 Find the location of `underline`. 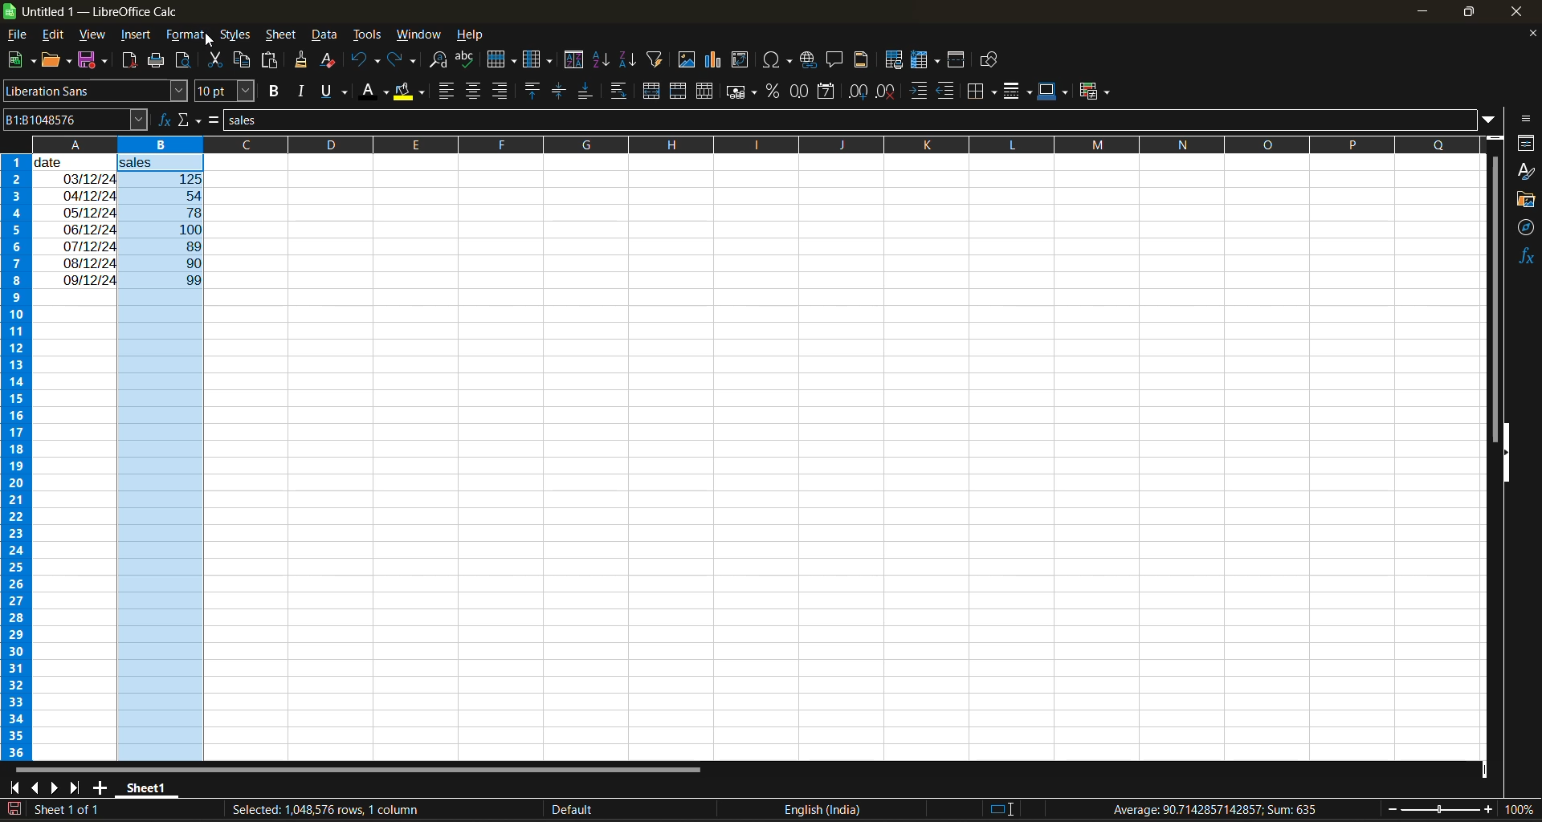

underline is located at coordinates (337, 92).